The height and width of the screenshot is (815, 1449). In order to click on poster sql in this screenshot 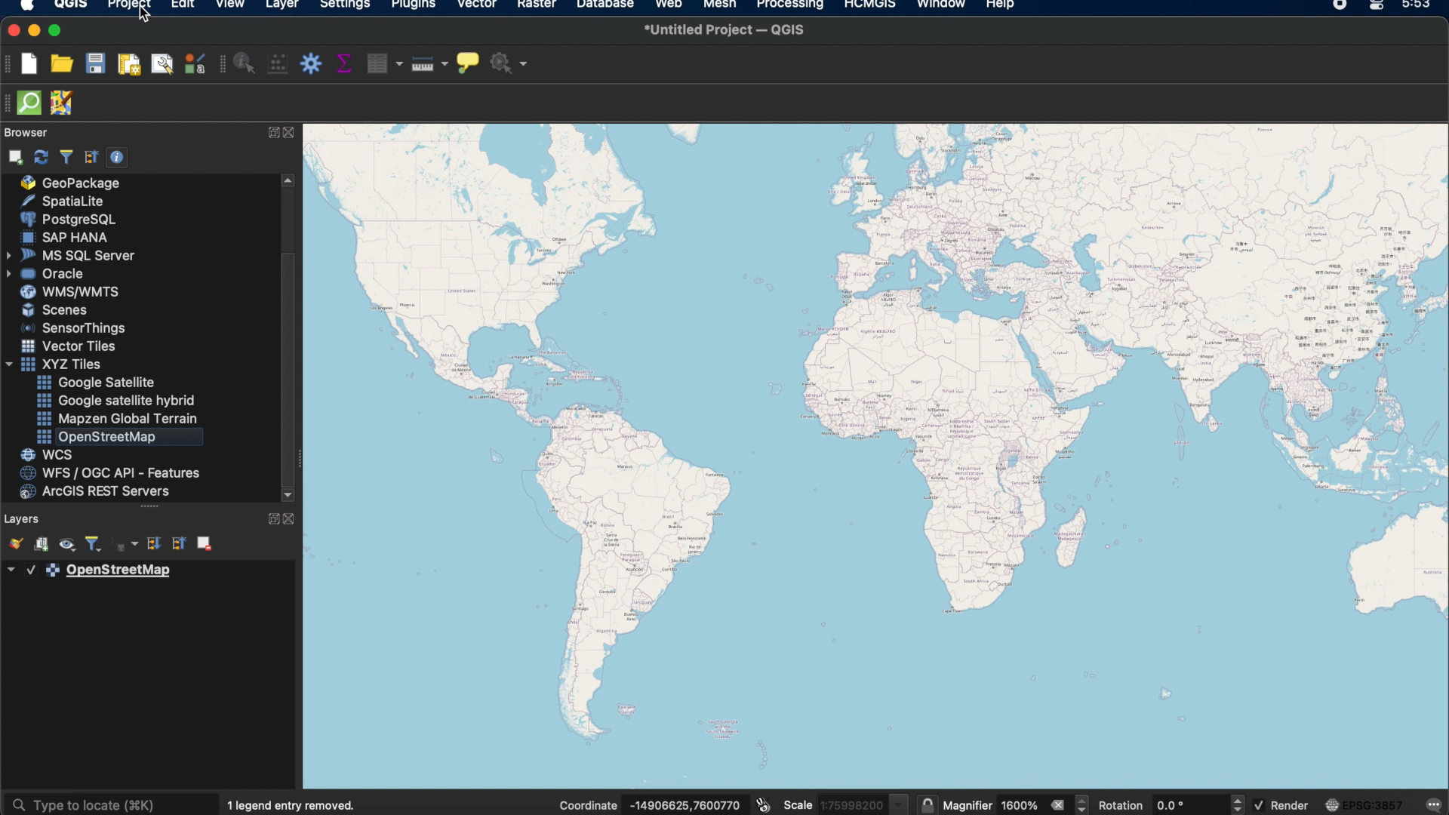, I will do `click(69, 219)`.